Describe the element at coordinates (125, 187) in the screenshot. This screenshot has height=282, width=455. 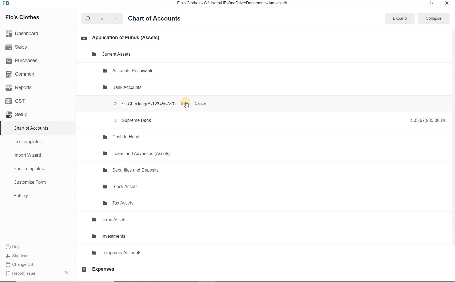
I see `Stock Assets` at that location.